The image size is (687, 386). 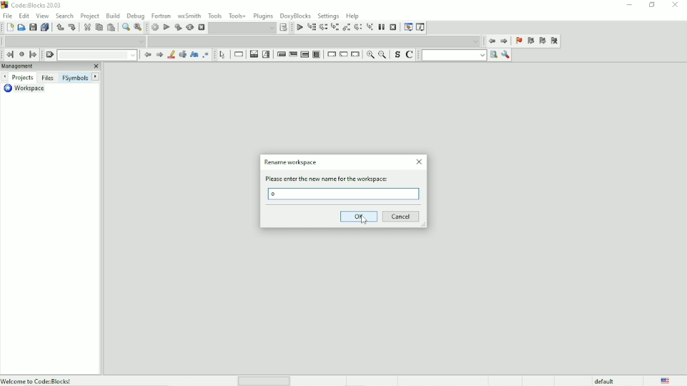 I want to click on OK, so click(x=358, y=216).